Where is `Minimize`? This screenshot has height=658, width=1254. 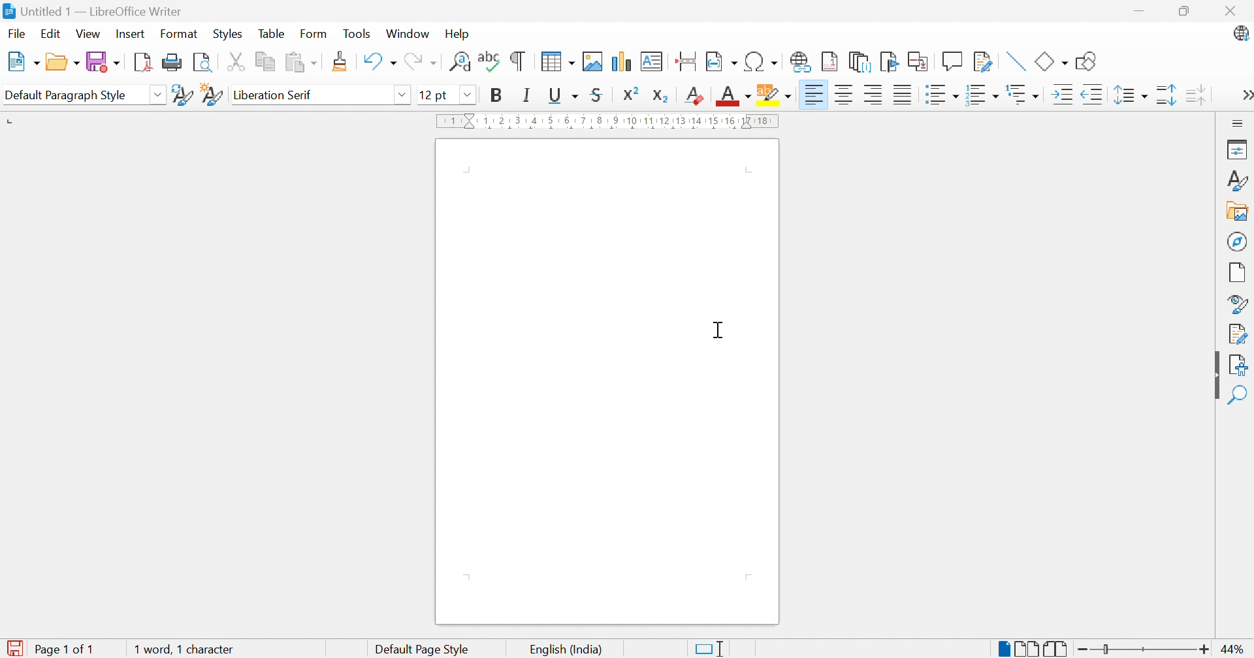 Minimize is located at coordinates (1139, 9).